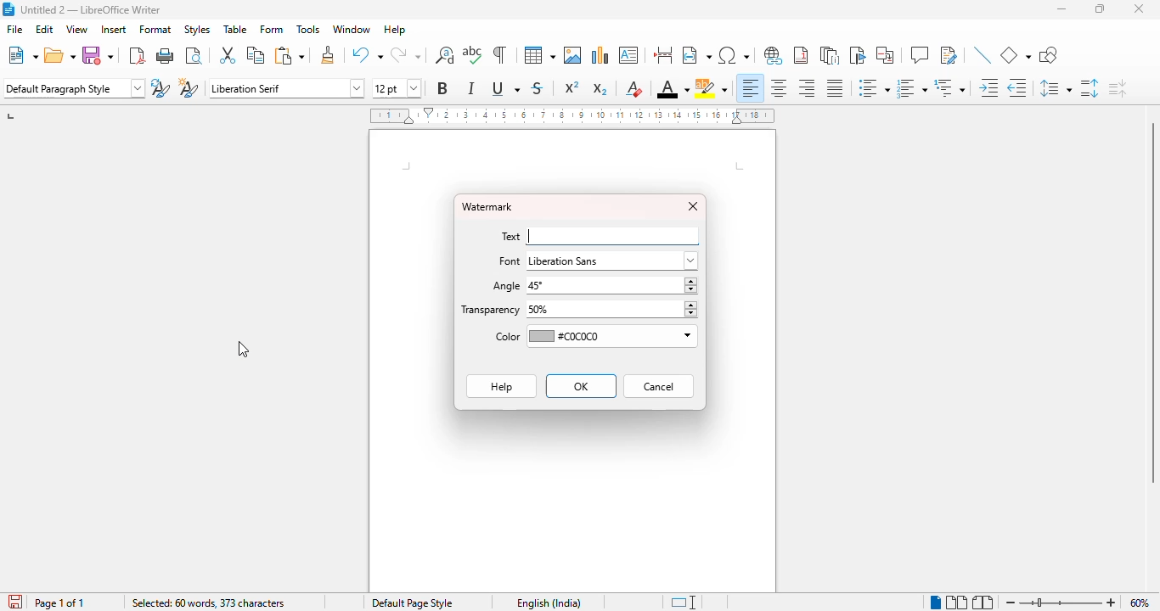 The width and height of the screenshot is (1160, 611). I want to click on insert cross-reference, so click(884, 55).